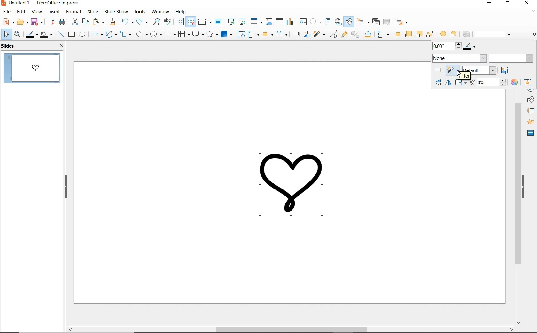  Describe the element at coordinates (74, 12) in the screenshot. I see `format` at that location.